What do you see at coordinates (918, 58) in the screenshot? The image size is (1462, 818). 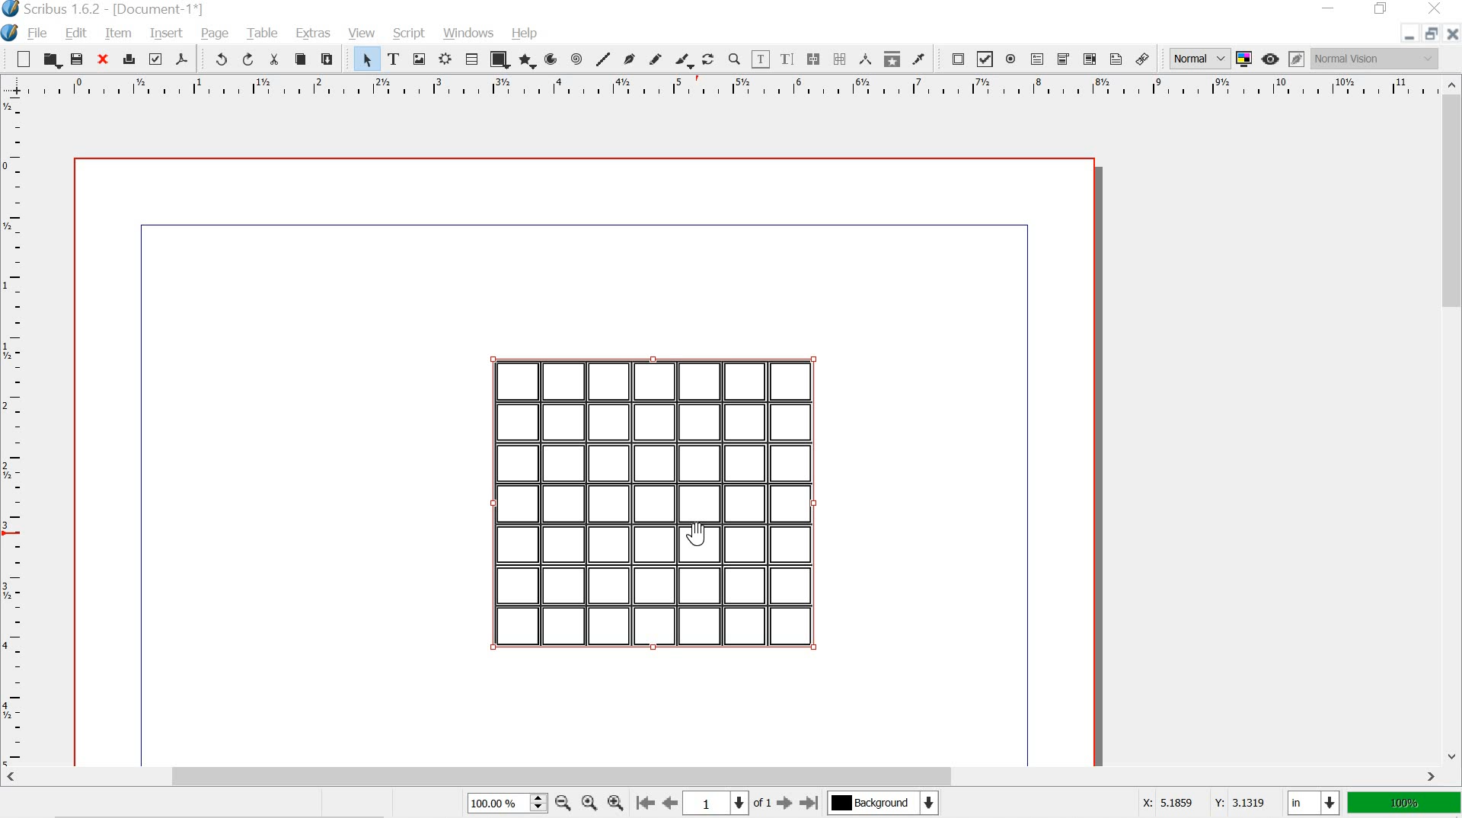 I see `eye dropper` at bounding box center [918, 58].